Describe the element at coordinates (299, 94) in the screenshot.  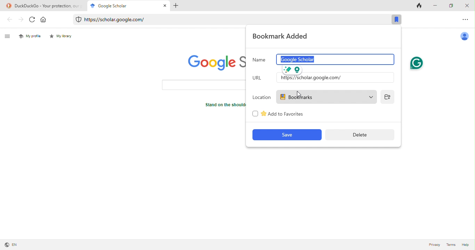
I see `cursor movement` at that location.